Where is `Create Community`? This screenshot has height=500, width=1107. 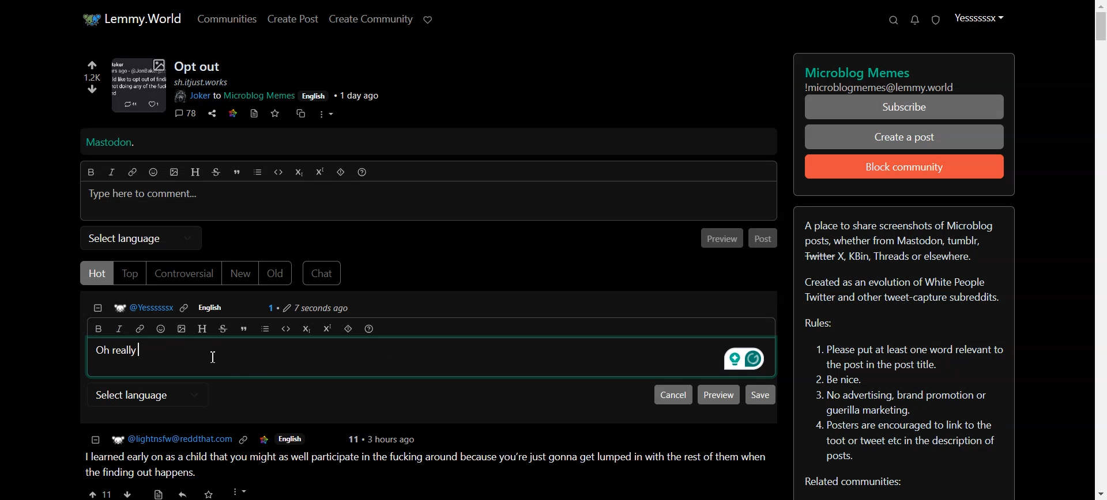
Create Community is located at coordinates (371, 19).